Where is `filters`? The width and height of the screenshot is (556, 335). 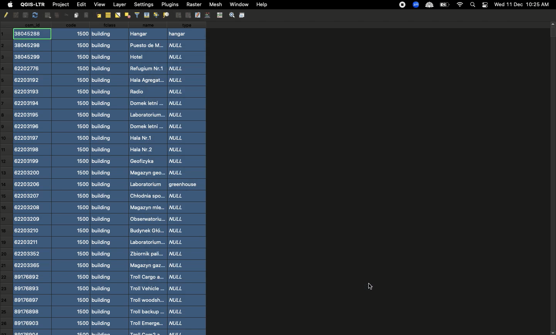 filters is located at coordinates (137, 14).